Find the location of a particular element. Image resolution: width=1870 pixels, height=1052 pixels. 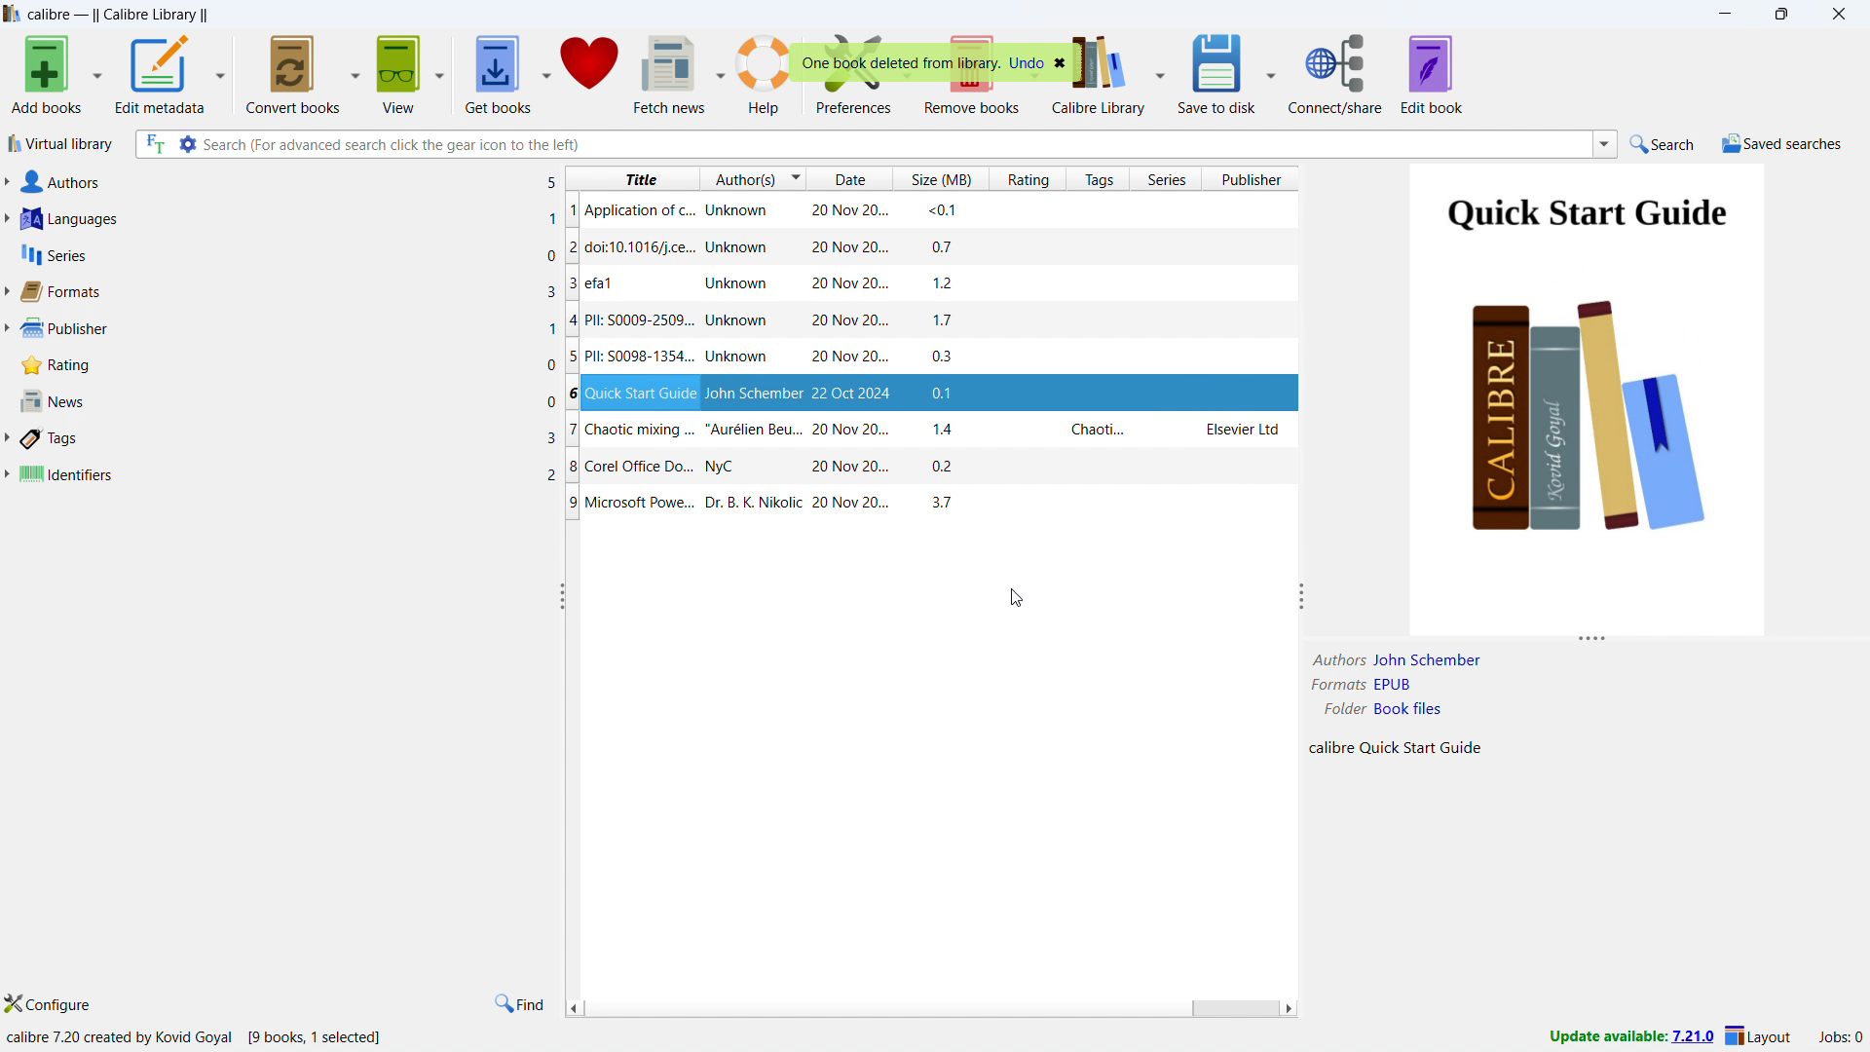

resize is located at coordinates (1591, 642).